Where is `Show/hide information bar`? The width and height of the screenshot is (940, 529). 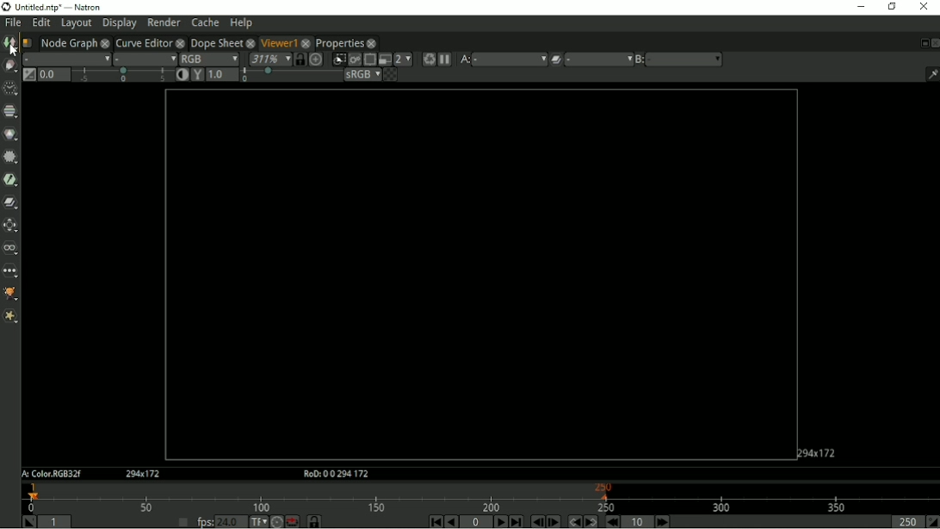 Show/hide information bar is located at coordinates (931, 74).